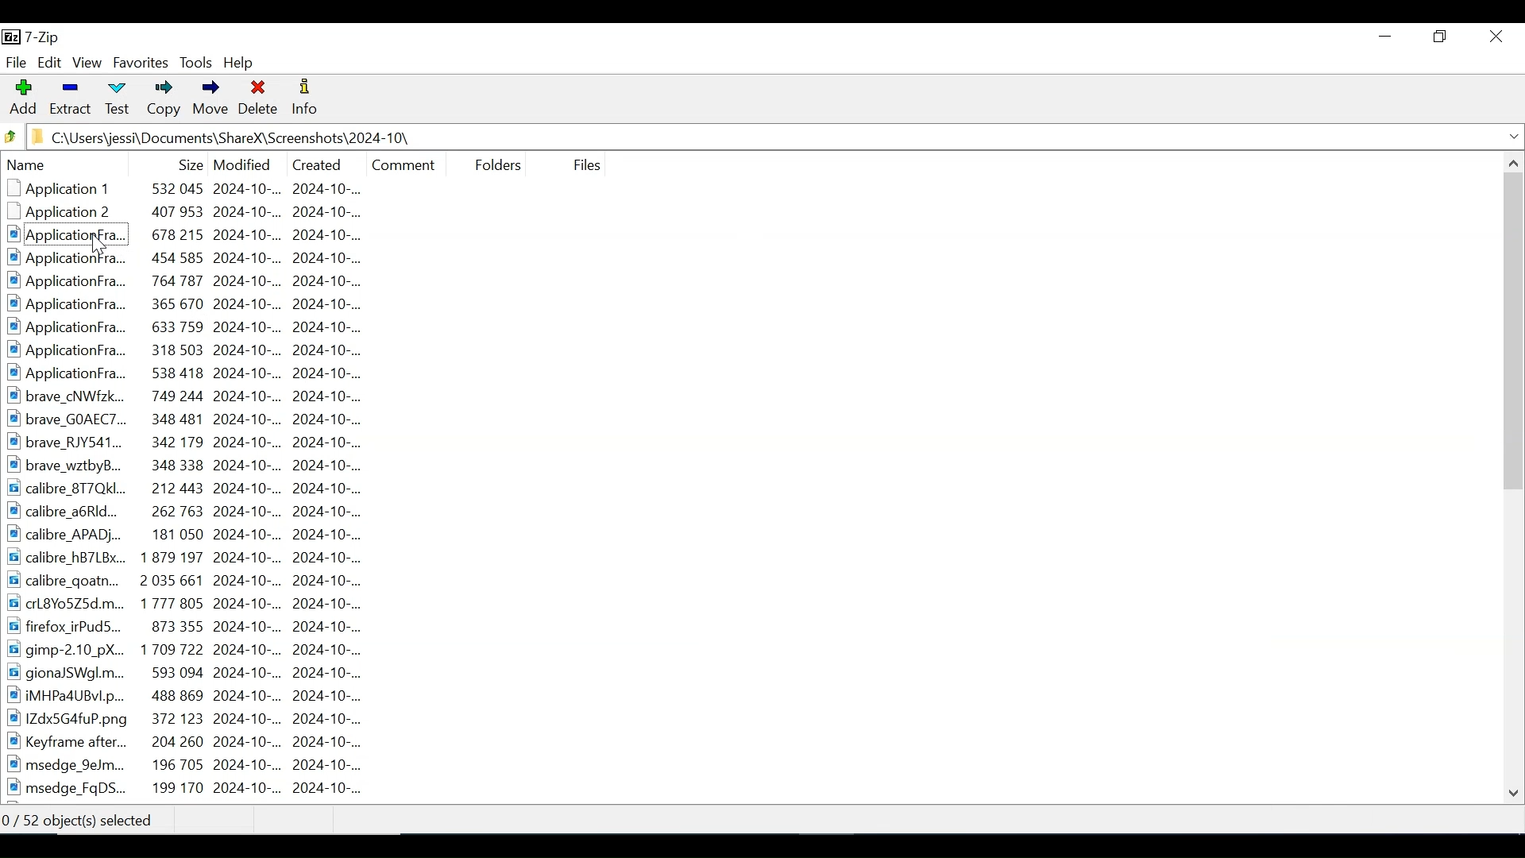 The width and height of the screenshot is (1525, 858). Describe the element at coordinates (196, 624) in the screenshot. I see `firefox irPudS... 873 355 2024-10-.. 2024-10-...` at that location.